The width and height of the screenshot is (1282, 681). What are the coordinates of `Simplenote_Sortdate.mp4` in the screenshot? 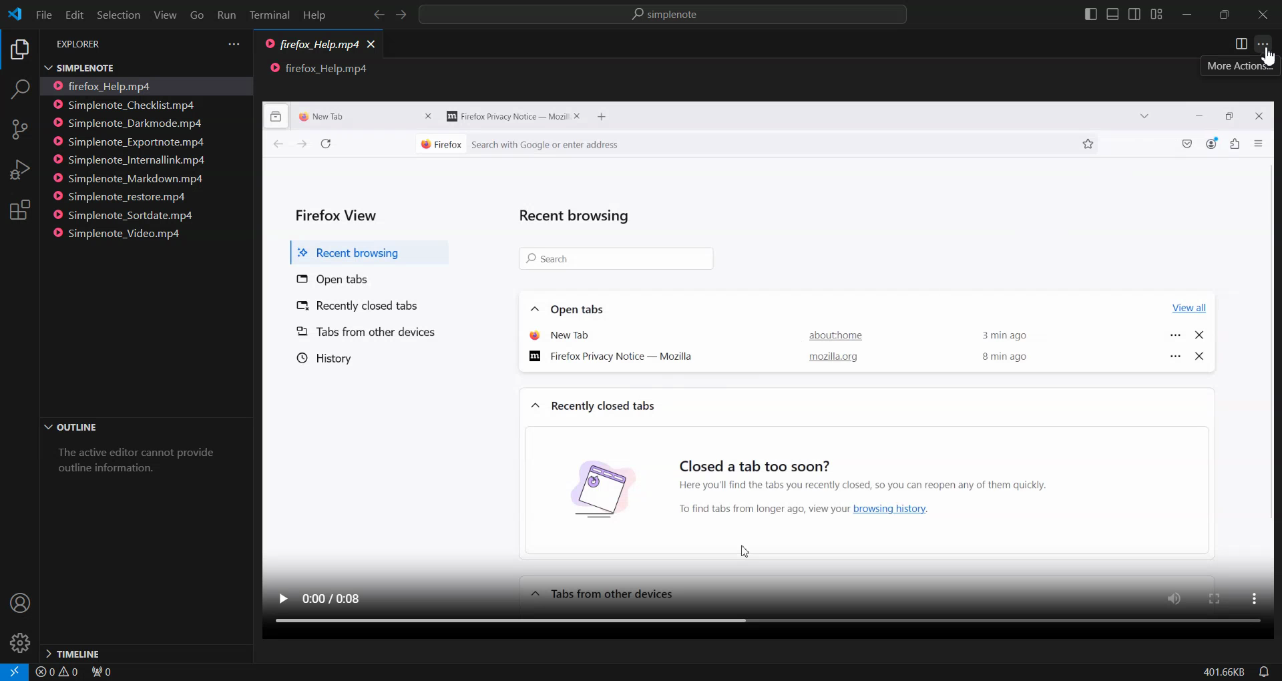 It's located at (128, 215).